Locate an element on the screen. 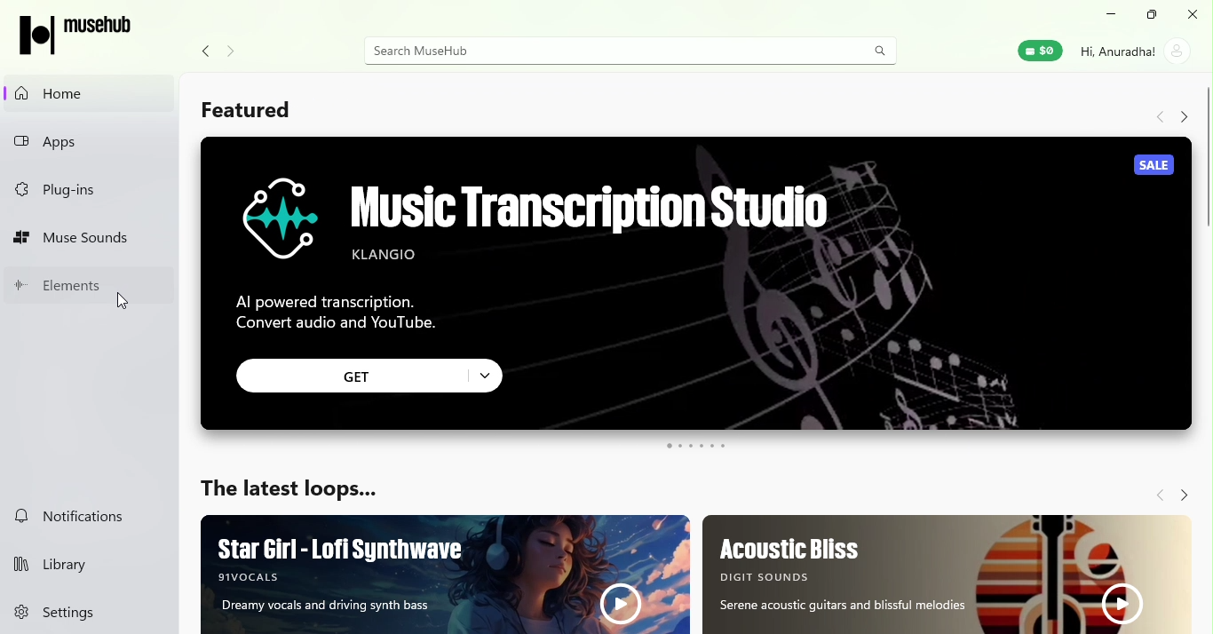 The image size is (1213, 634). Muse sounds is located at coordinates (91, 239).